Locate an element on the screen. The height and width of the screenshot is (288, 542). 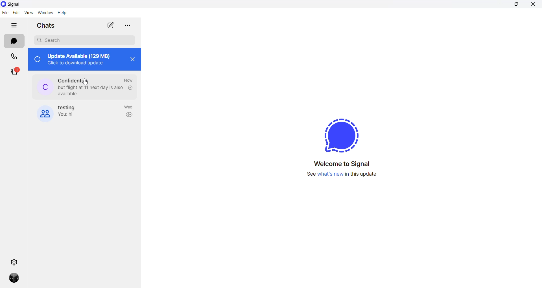
profile pictures is located at coordinates (45, 86).